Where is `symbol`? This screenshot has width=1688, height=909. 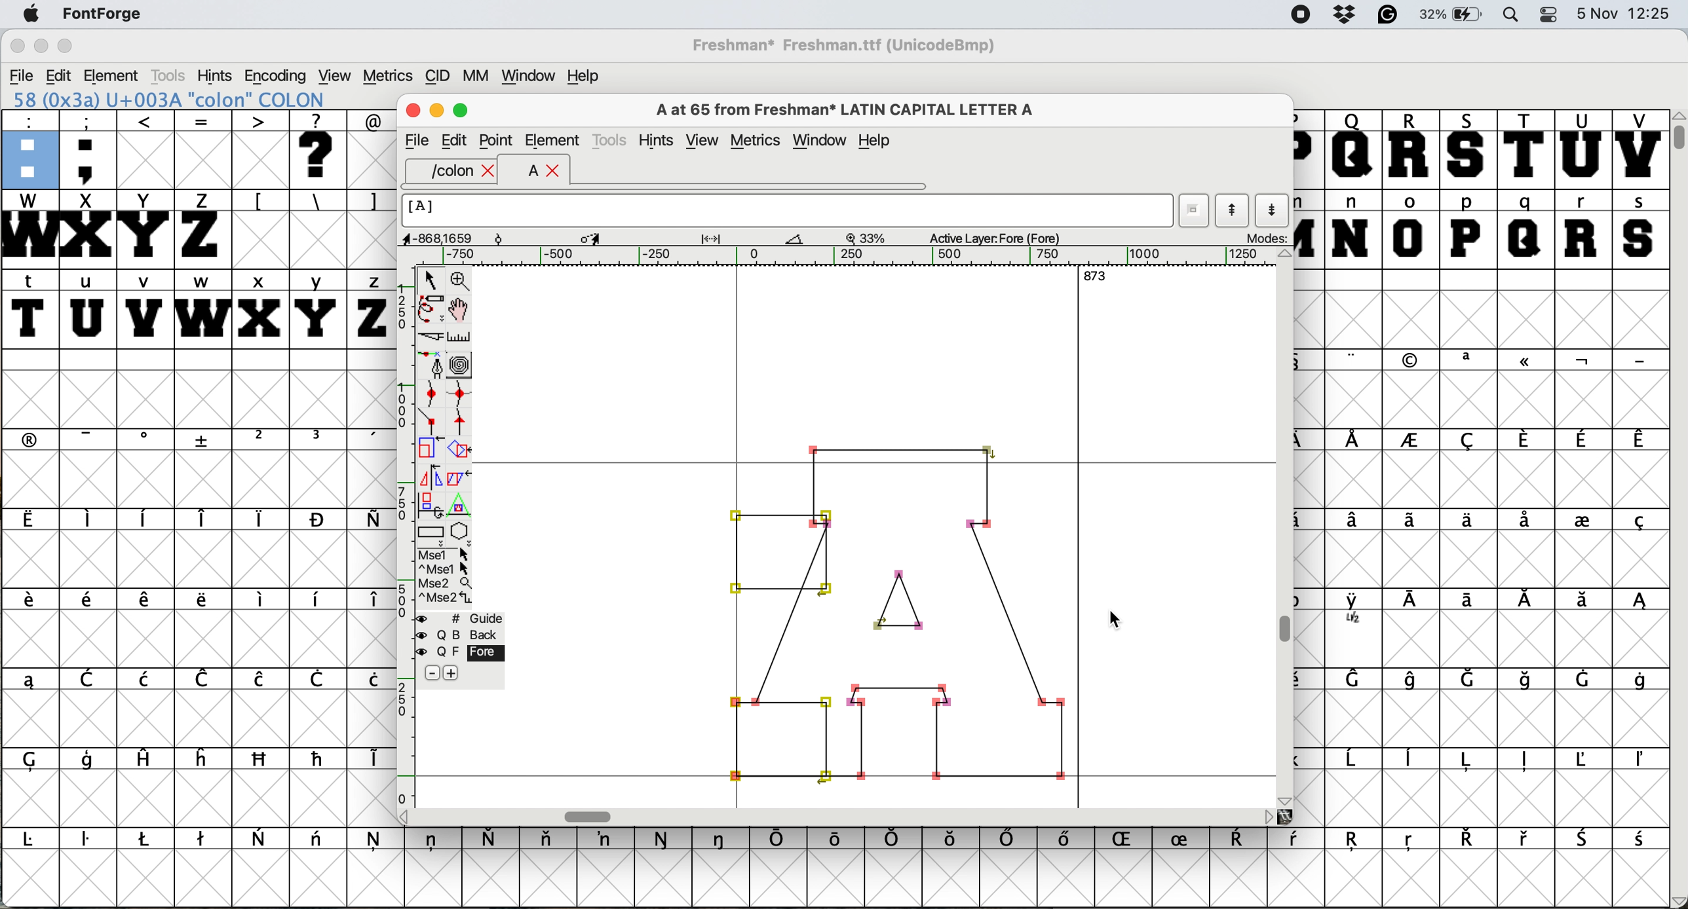 symbol is located at coordinates (147, 678).